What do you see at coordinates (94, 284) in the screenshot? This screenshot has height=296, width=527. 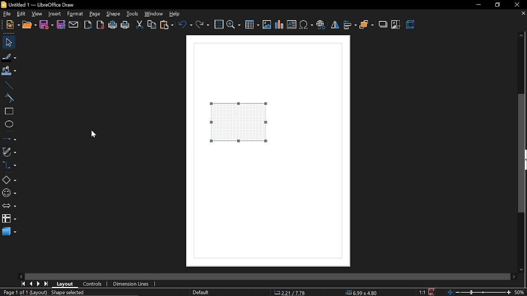 I see `conttrols` at bounding box center [94, 284].